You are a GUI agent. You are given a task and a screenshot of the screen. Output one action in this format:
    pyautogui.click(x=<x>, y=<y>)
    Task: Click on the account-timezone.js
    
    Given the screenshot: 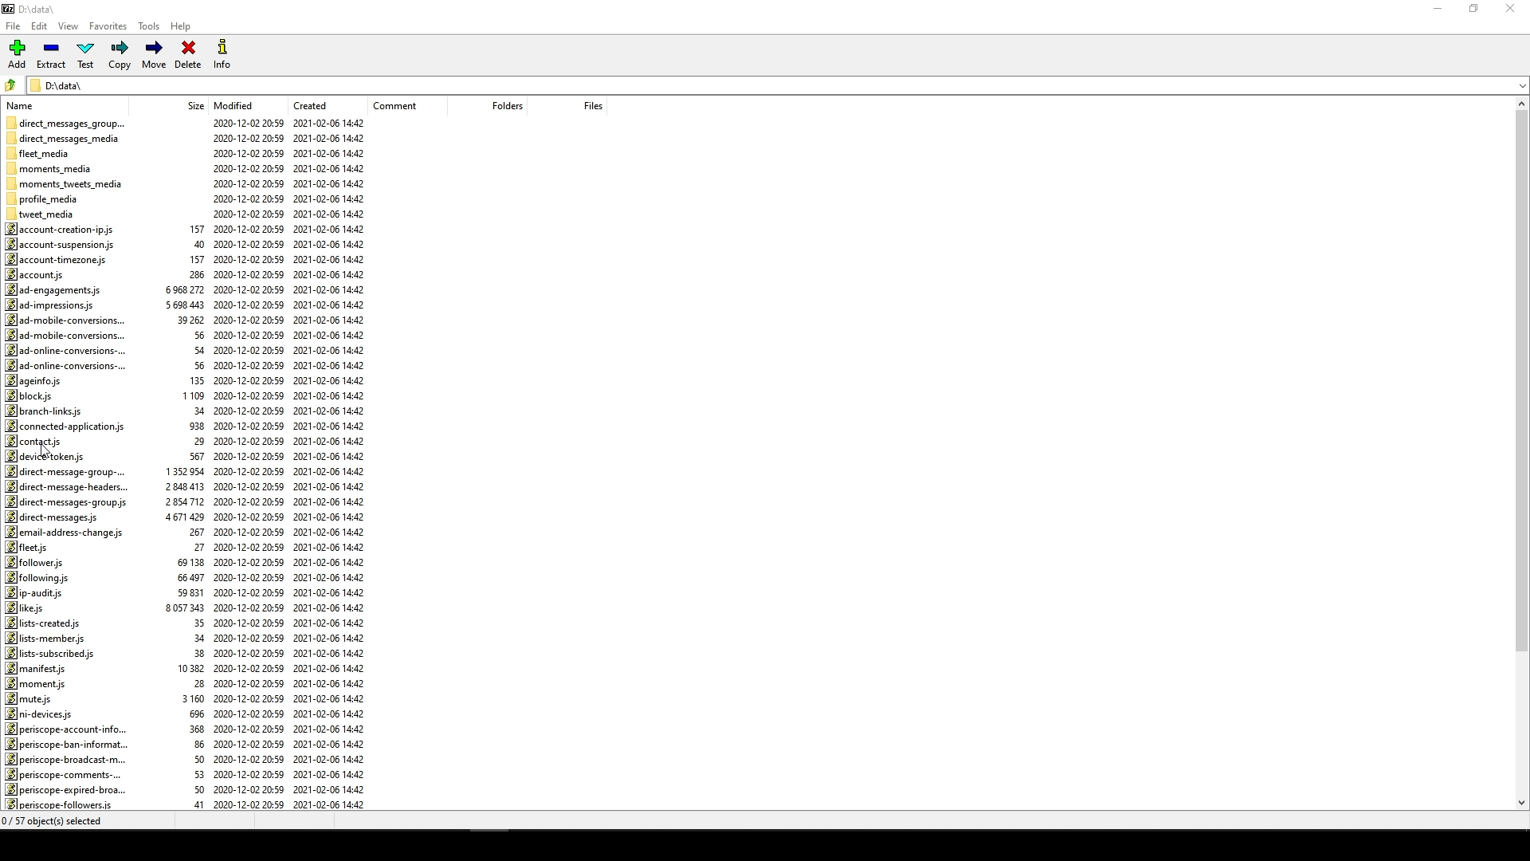 What is the action you would take?
    pyautogui.click(x=57, y=258)
    